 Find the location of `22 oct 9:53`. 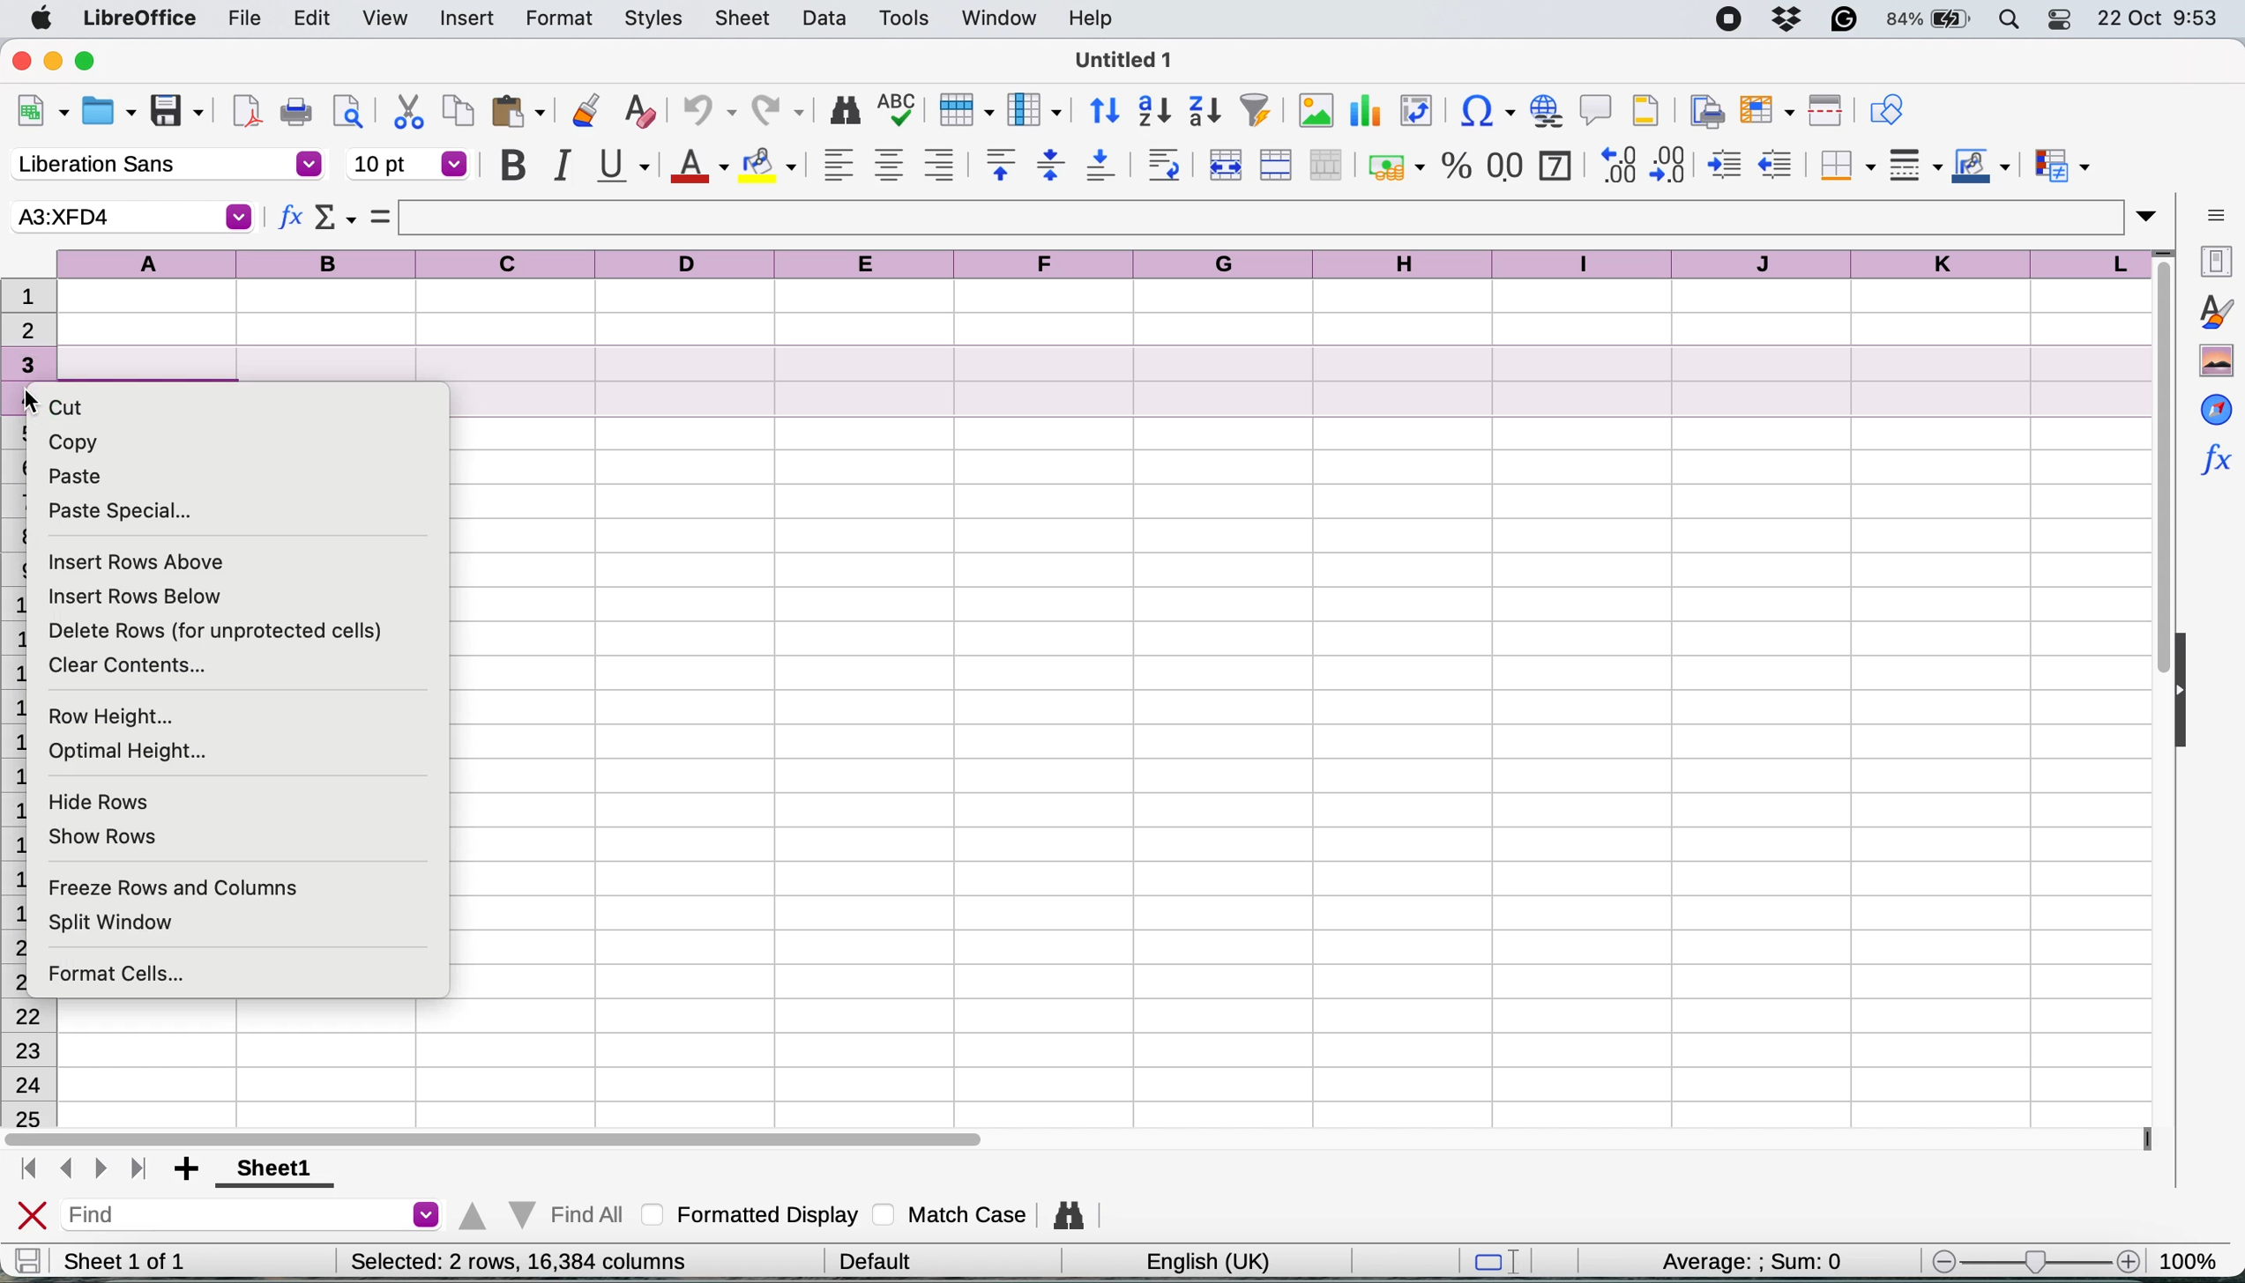

22 oct 9:53 is located at coordinates (2156, 19).